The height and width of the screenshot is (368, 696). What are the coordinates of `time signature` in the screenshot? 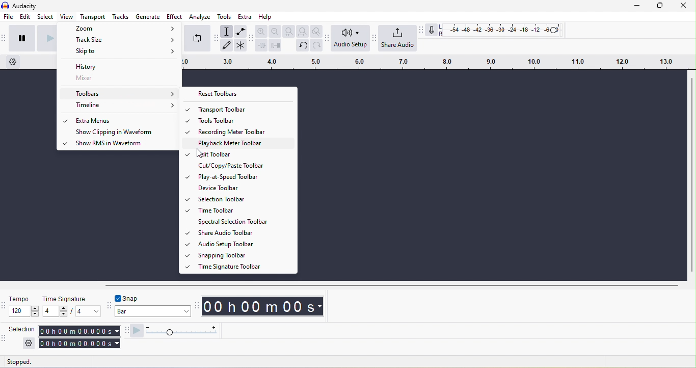 It's located at (65, 299).